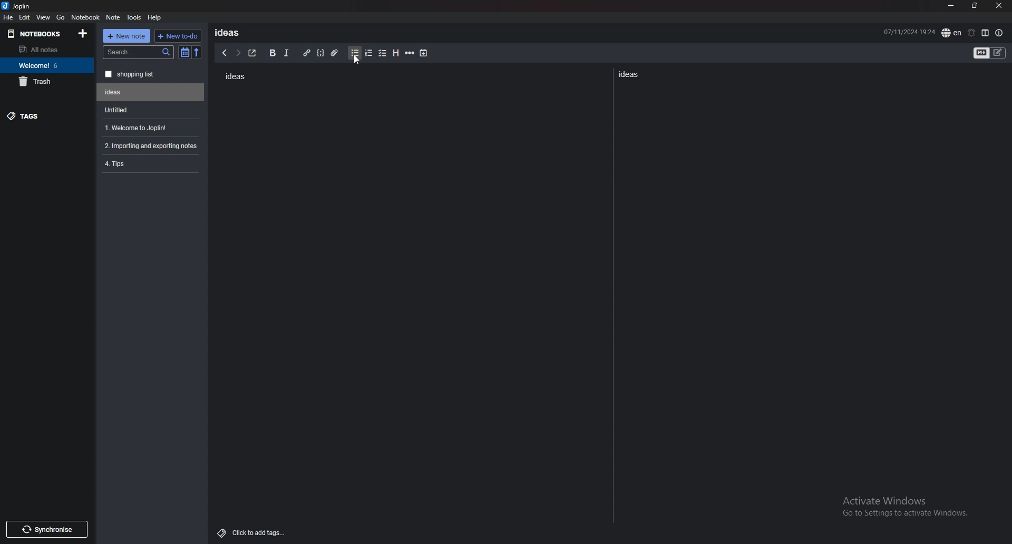 The image size is (1012, 544). Describe the element at coordinates (24, 17) in the screenshot. I see `edit` at that location.